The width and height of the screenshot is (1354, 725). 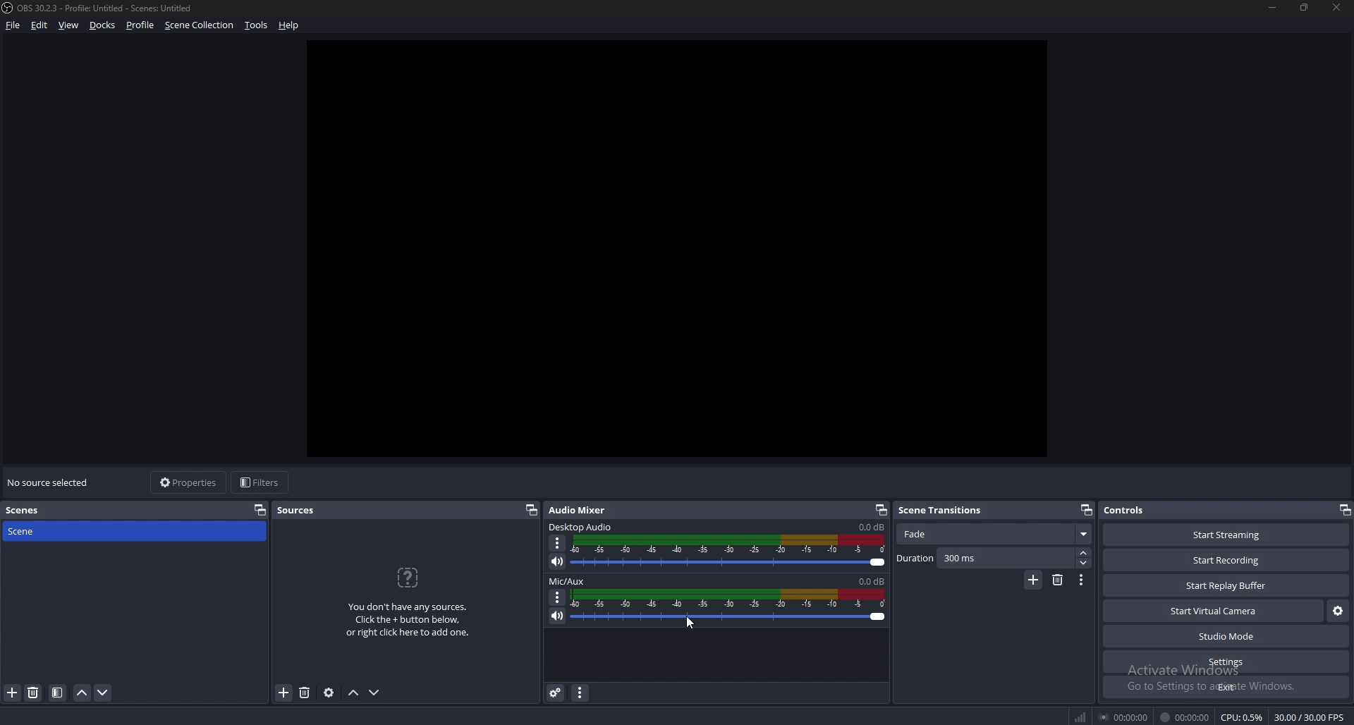 I want to click on transition properties, so click(x=1081, y=580).